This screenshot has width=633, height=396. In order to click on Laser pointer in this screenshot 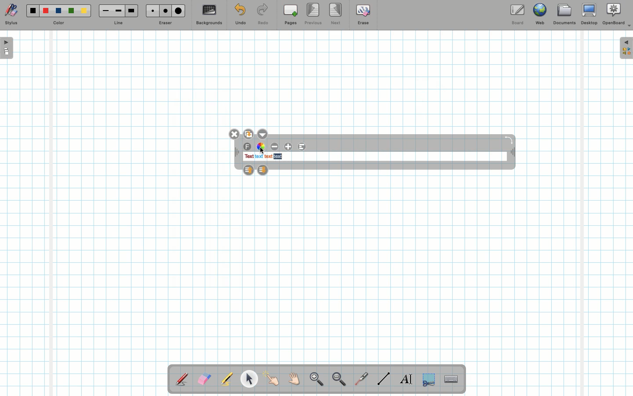, I will do `click(360, 379)`.